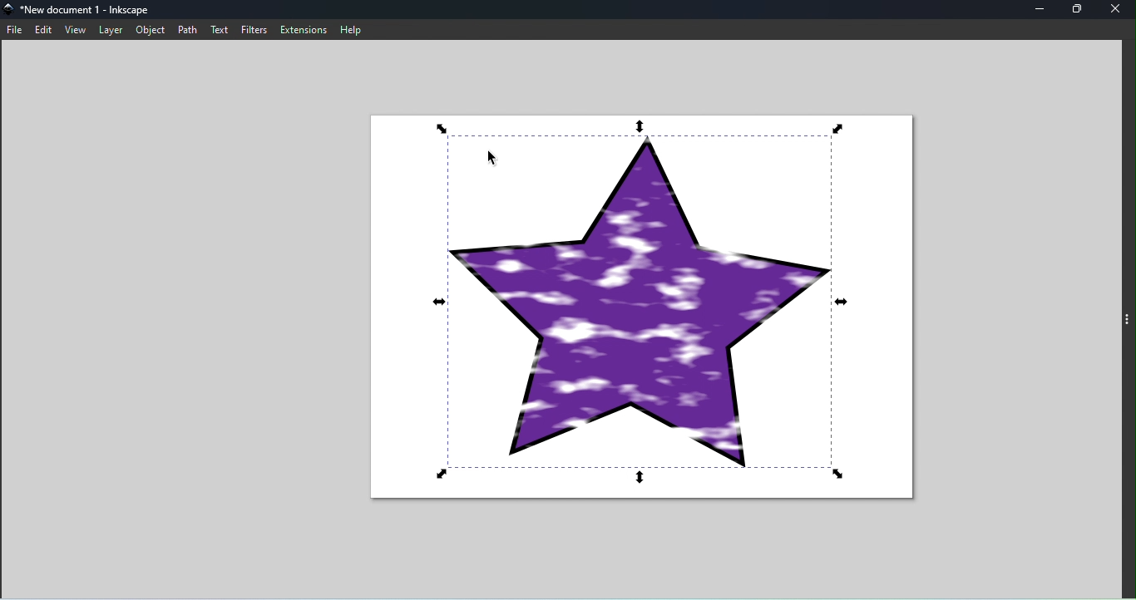 This screenshot has width=1136, height=600. What do you see at coordinates (187, 30) in the screenshot?
I see `path` at bounding box center [187, 30].